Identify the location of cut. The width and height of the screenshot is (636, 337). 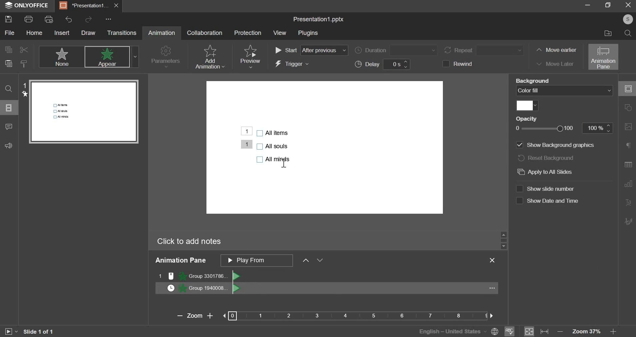
(23, 50).